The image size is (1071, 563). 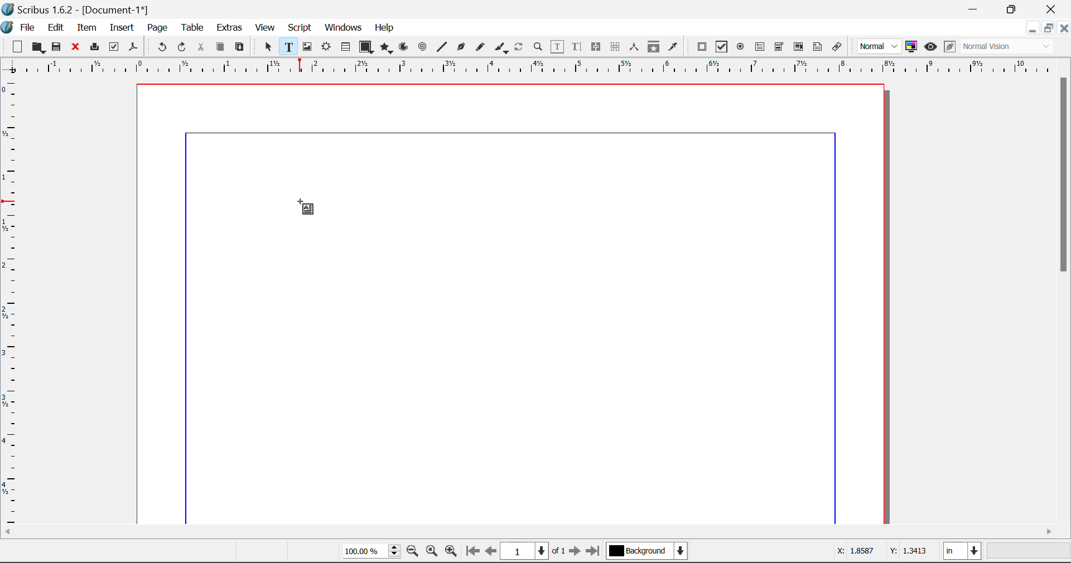 What do you see at coordinates (38, 47) in the screenshot?
I see `Open` at bounding box center [38, 47].